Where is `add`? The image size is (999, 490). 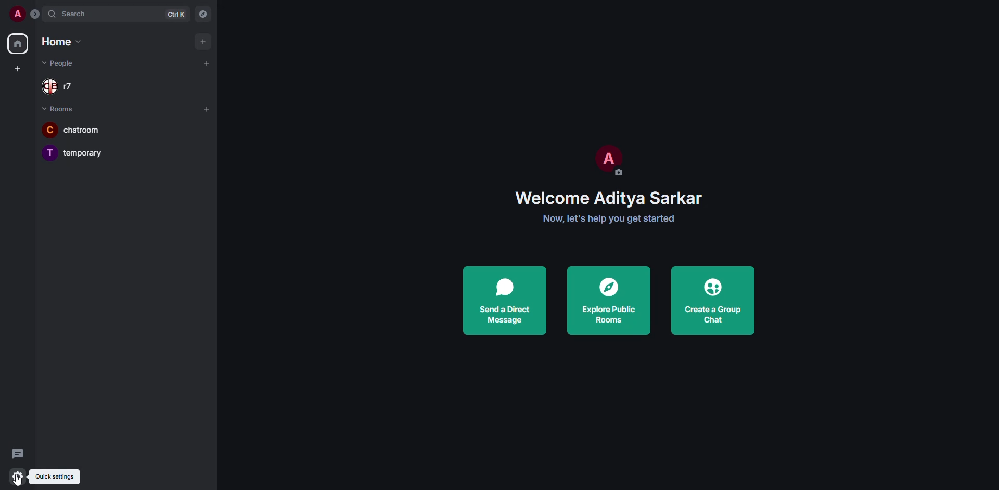
add is located at coordinates (207, 109).